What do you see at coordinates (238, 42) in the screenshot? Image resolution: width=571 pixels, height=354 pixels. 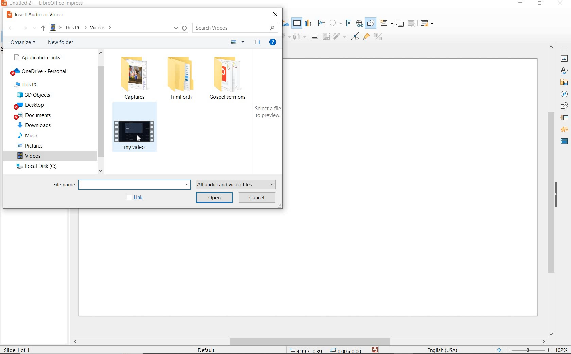 I see `CHANGE YOUR VIEW ` at bounding box center [238, 42].